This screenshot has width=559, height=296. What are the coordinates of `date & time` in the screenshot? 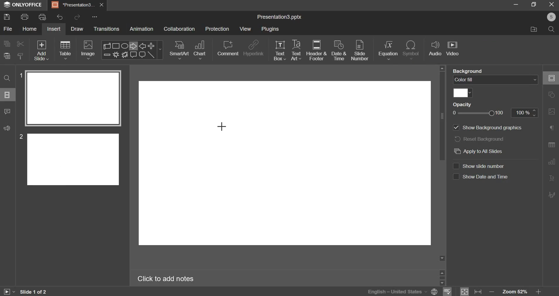 It's located at (339, 50).